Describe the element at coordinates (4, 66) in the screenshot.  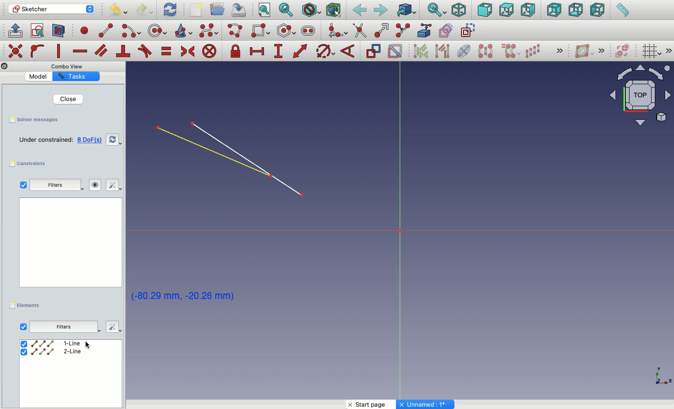
I see `` at that location.